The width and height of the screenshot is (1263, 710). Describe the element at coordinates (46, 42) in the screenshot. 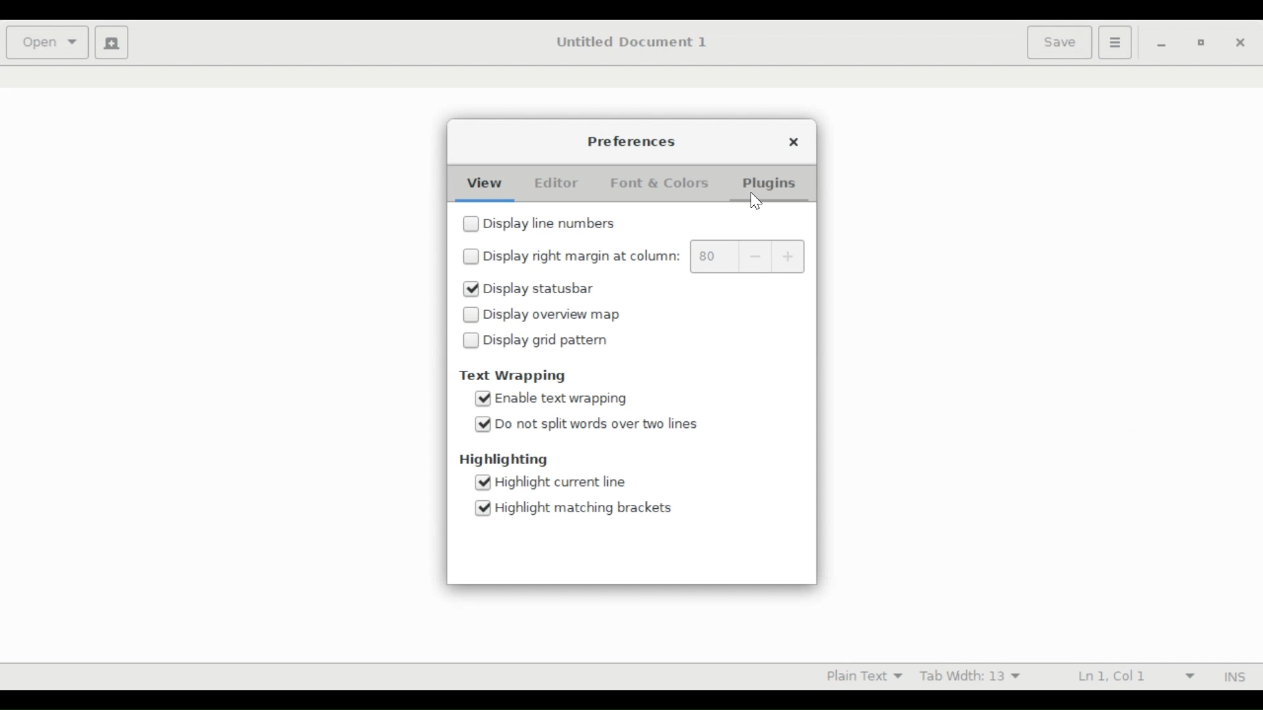

I see `Open` at that location.